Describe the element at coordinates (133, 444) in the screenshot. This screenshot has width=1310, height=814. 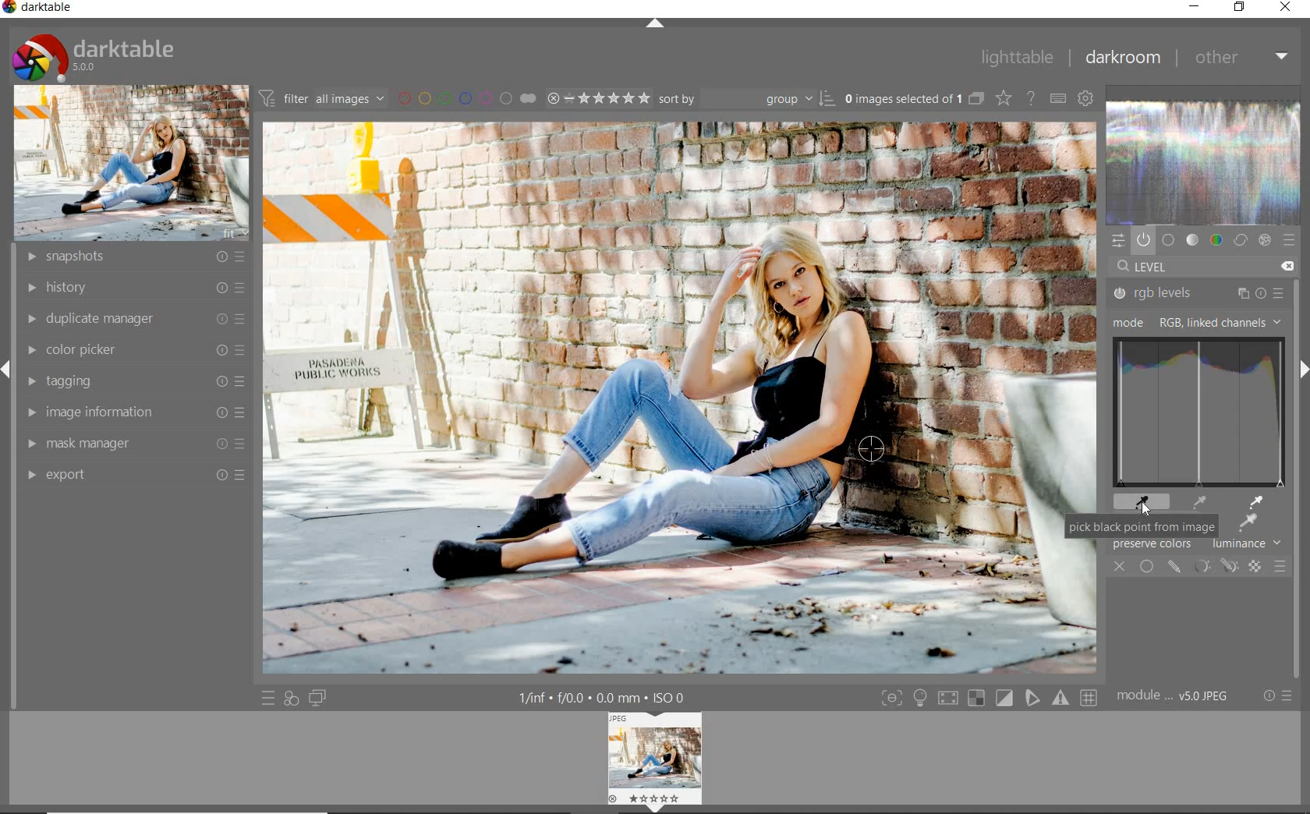
I see `mask manager` at that location.